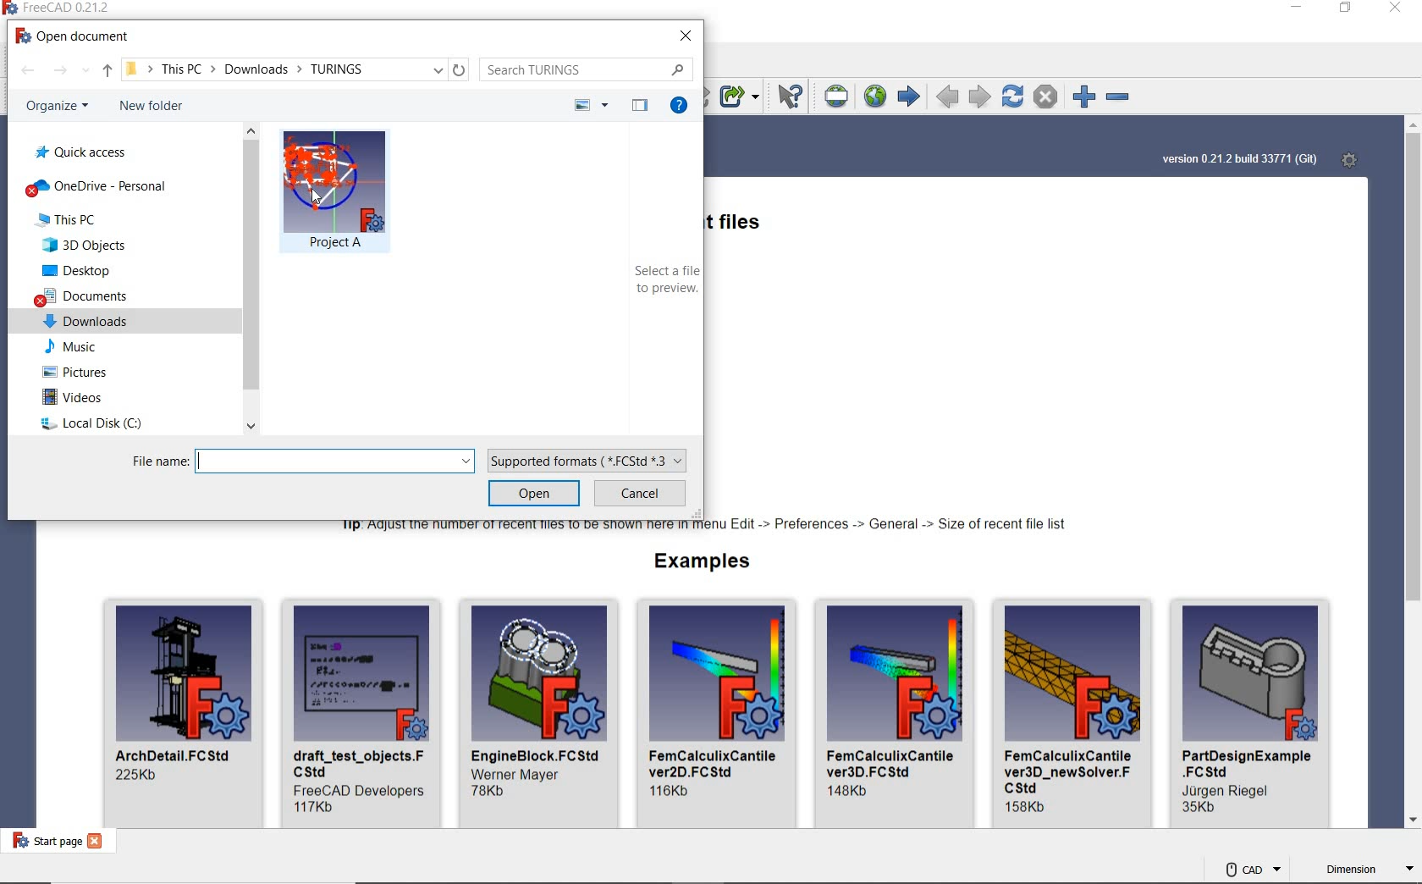 The height and width of the screenshot is (884, 1422). I want to click on one drive personal, so click(101, 187).